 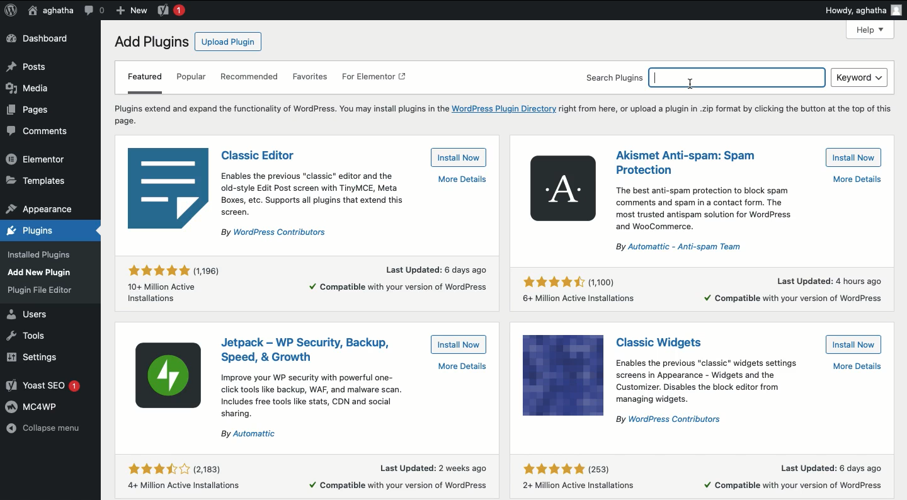 What do you see at coordinates (854, 345) in the screenshot?
I see `Install now` at bounding box center [854, 345].